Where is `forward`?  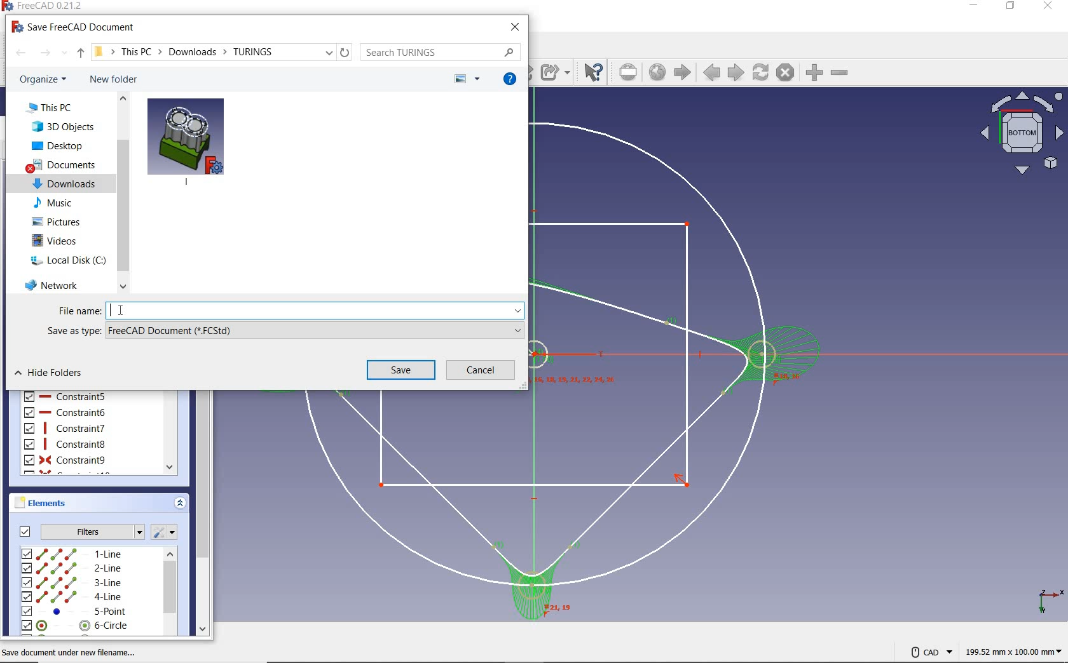
forward is located at coordinates (45, 53).